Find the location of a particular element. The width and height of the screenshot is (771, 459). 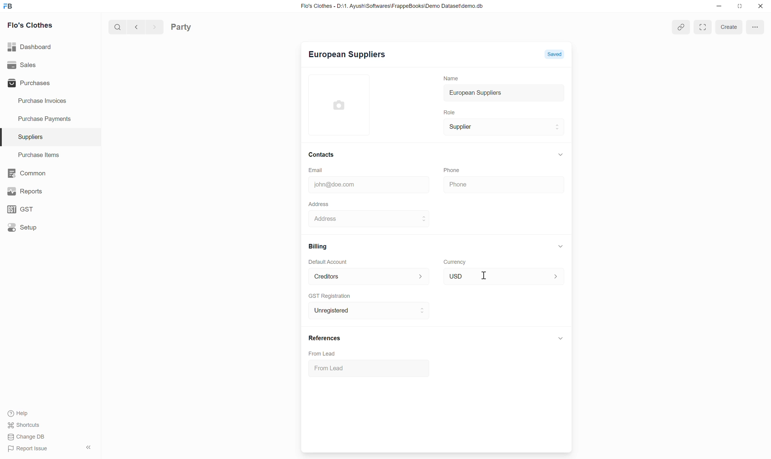

Billing is located at coordinates (315, 246).